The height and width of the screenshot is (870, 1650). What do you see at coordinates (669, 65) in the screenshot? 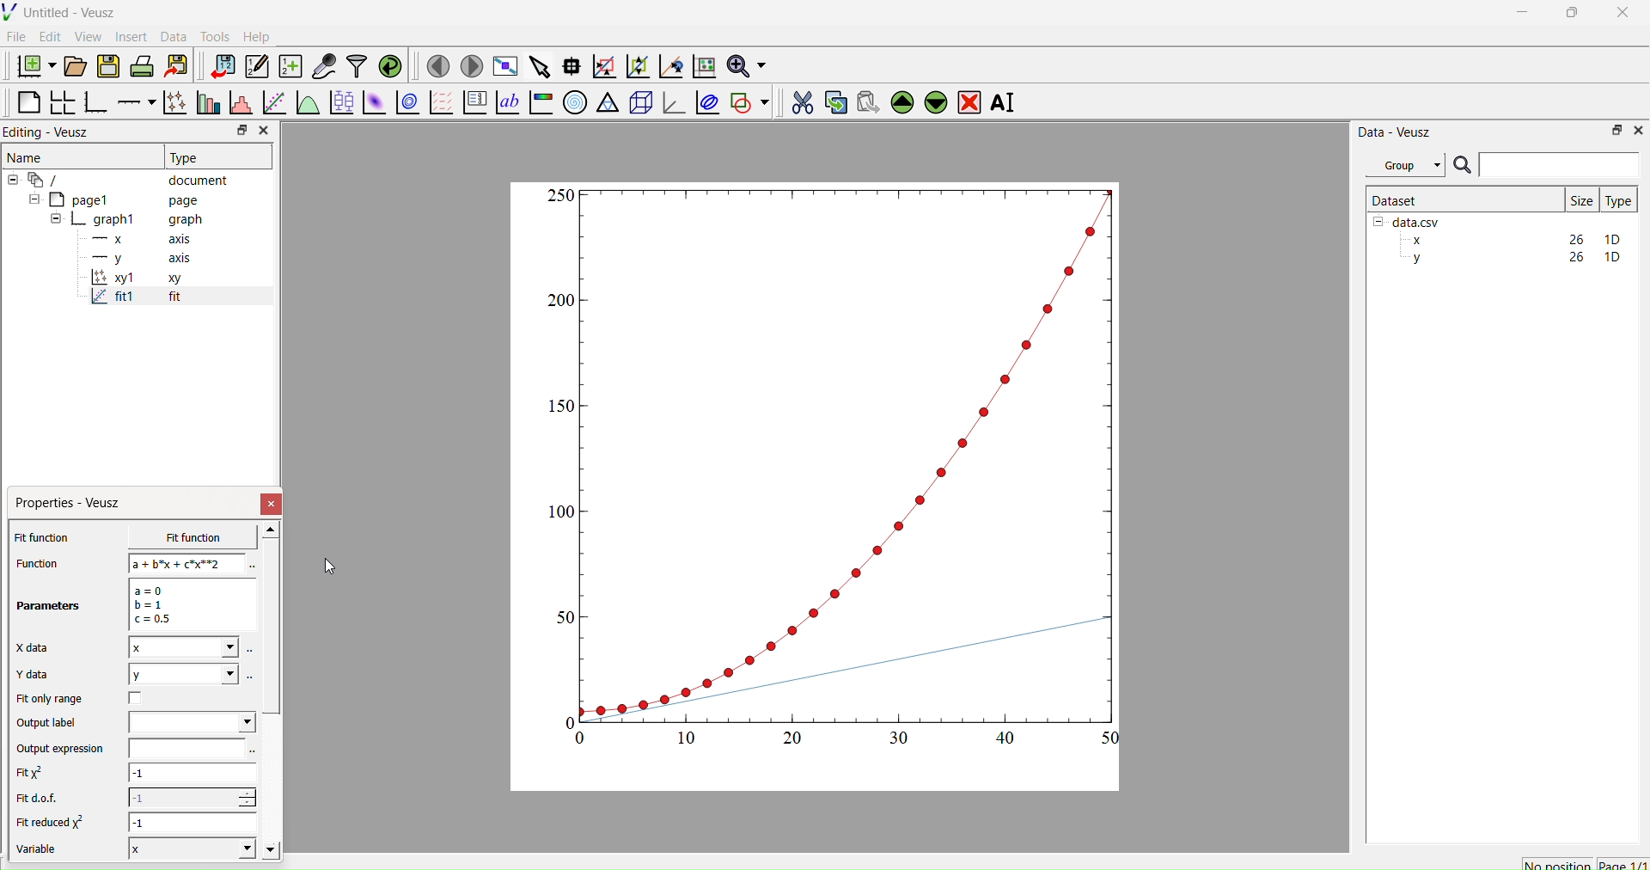
I see `Recenter graph axis` at bounding box center [669, 65].